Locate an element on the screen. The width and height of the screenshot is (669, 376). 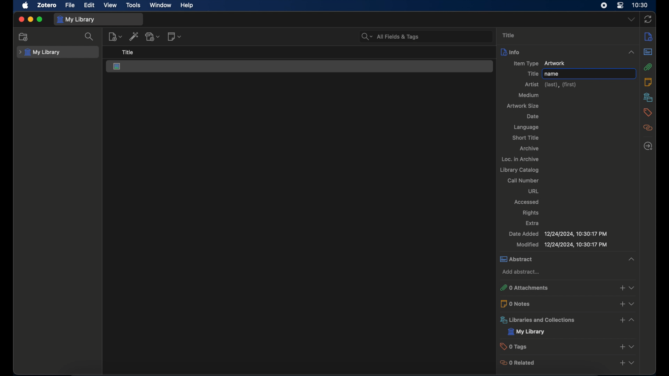
close is located at coordinates (22, 19).